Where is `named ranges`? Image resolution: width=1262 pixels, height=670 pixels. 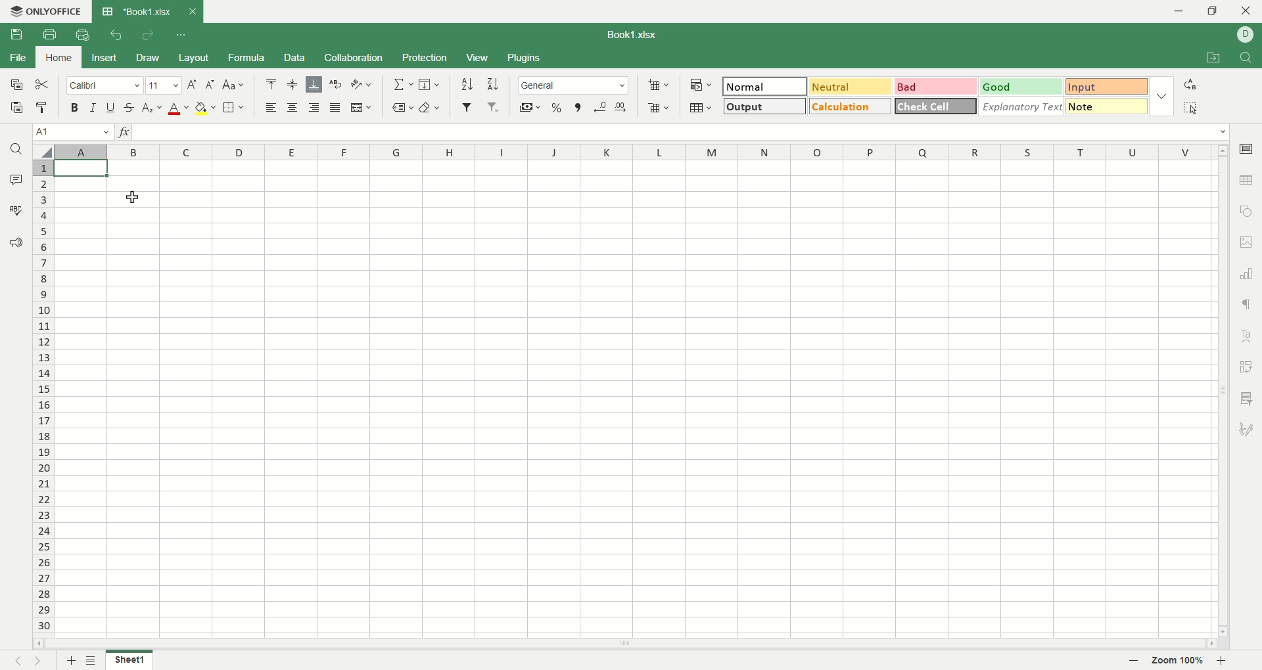 named ranges is located at coordinates (400, 108).